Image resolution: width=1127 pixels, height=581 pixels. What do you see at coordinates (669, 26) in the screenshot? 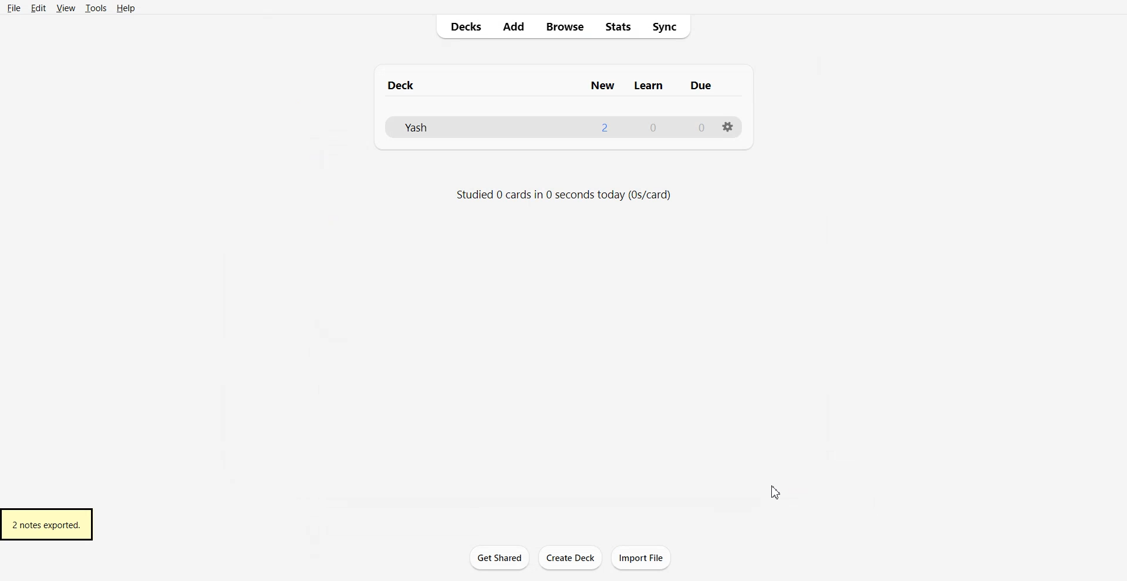
I see `Sync` at bounding box center [669, 26].